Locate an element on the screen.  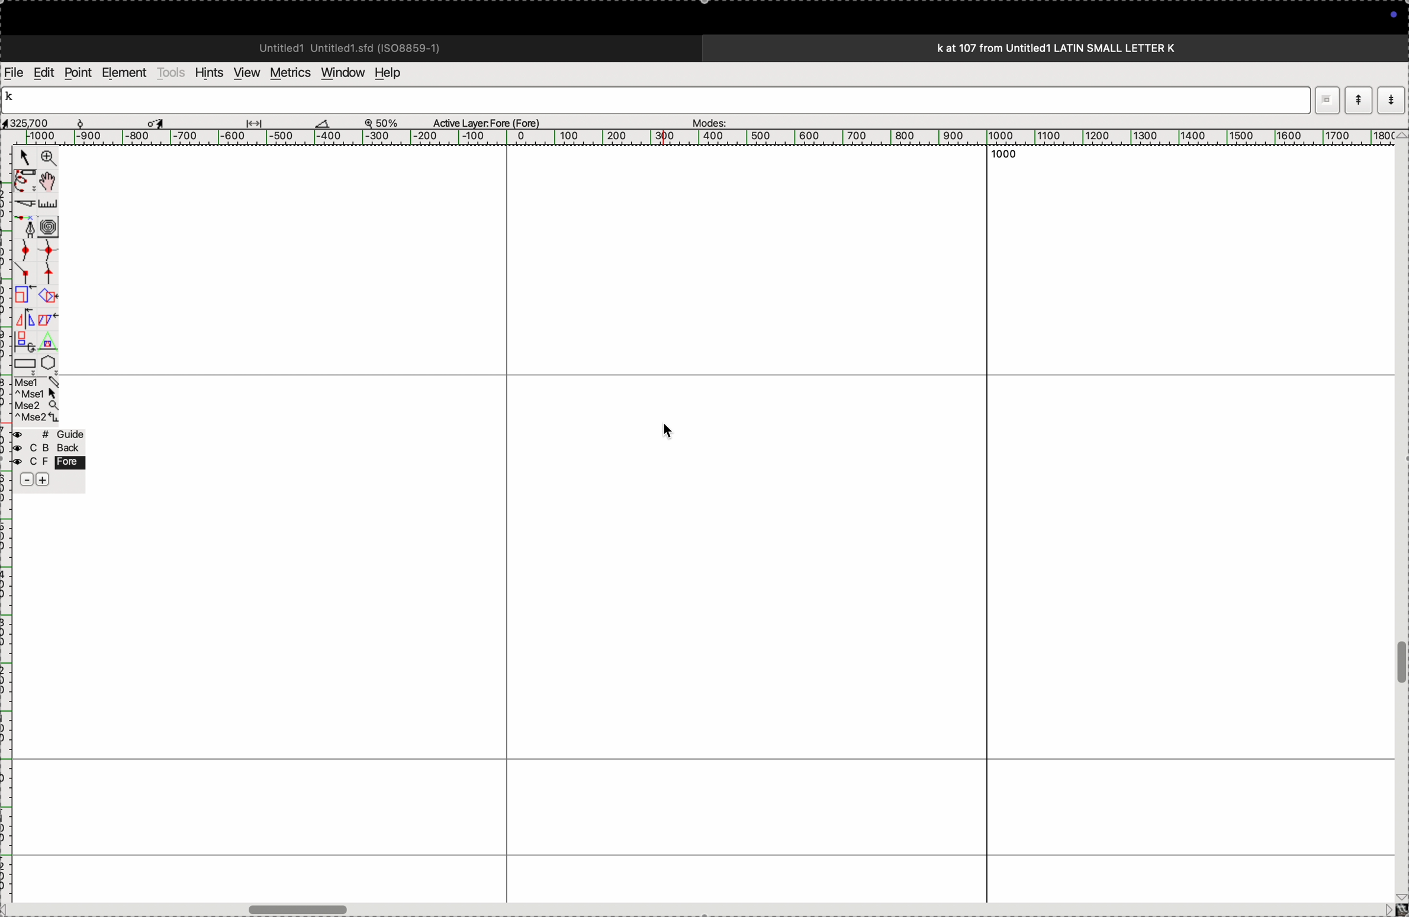
tools is located at coordinates (171, 72).